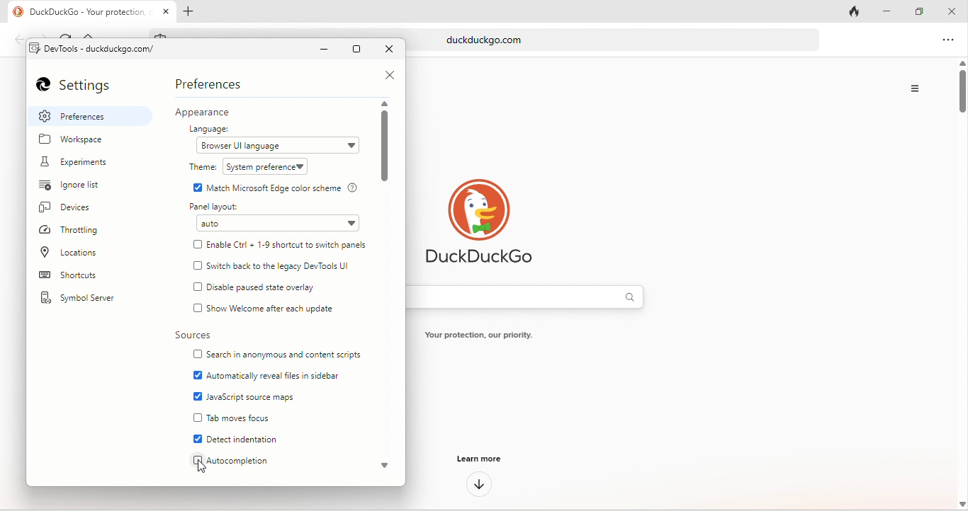 This screenshot has width=968, height=511. I want to click on panel layout, so click(220, 207).